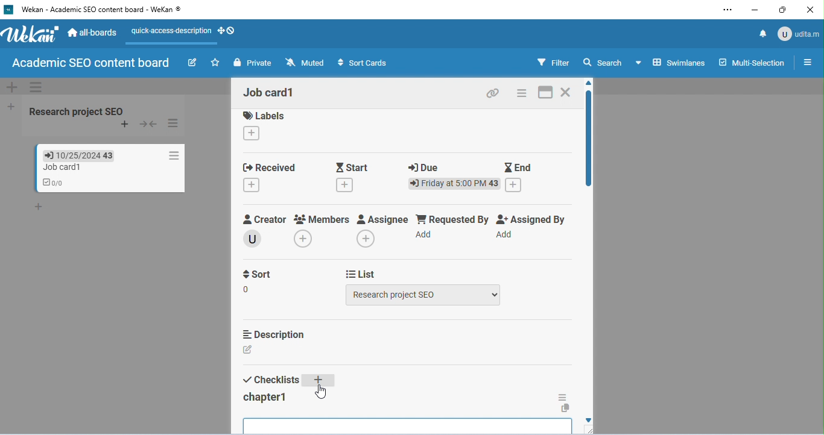 This screenshot has width=824, height=435. What do you see at coordinates (306, 240) in the screenshot?
I see `add members` at bounding box center [306, 240].